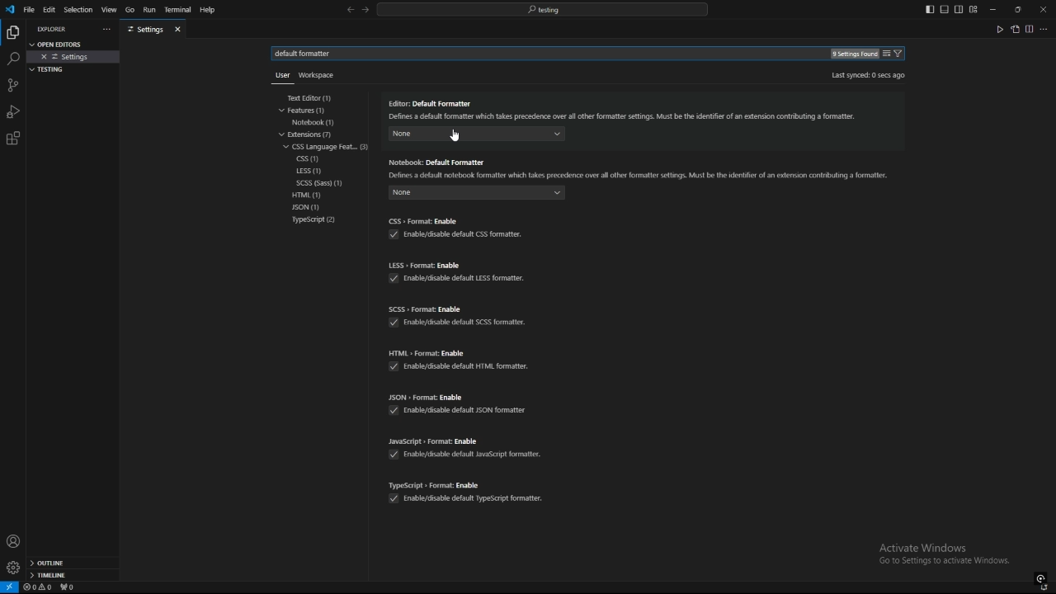  Describe the element at coordinates (471, 453) in the screenshot. I see `enable /disable default javascript formatter` at that location.